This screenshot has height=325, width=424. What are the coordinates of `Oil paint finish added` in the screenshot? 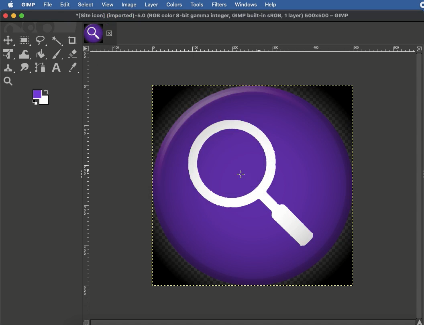 It's located at (252, 185).